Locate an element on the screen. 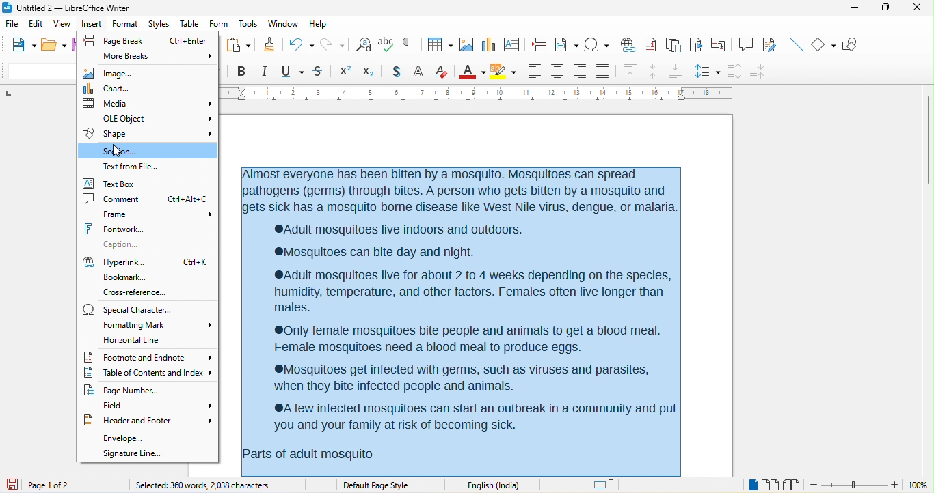 The image size is (934, 493). shape is located at coordinates (146, 134).